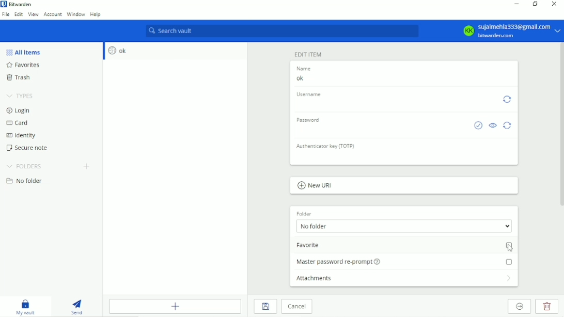  I want to click on Close, so click(554, 4).